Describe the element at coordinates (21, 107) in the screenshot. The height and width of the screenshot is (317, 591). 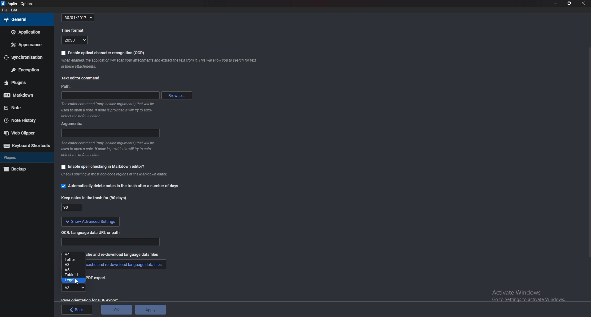
I see `note` at that location.